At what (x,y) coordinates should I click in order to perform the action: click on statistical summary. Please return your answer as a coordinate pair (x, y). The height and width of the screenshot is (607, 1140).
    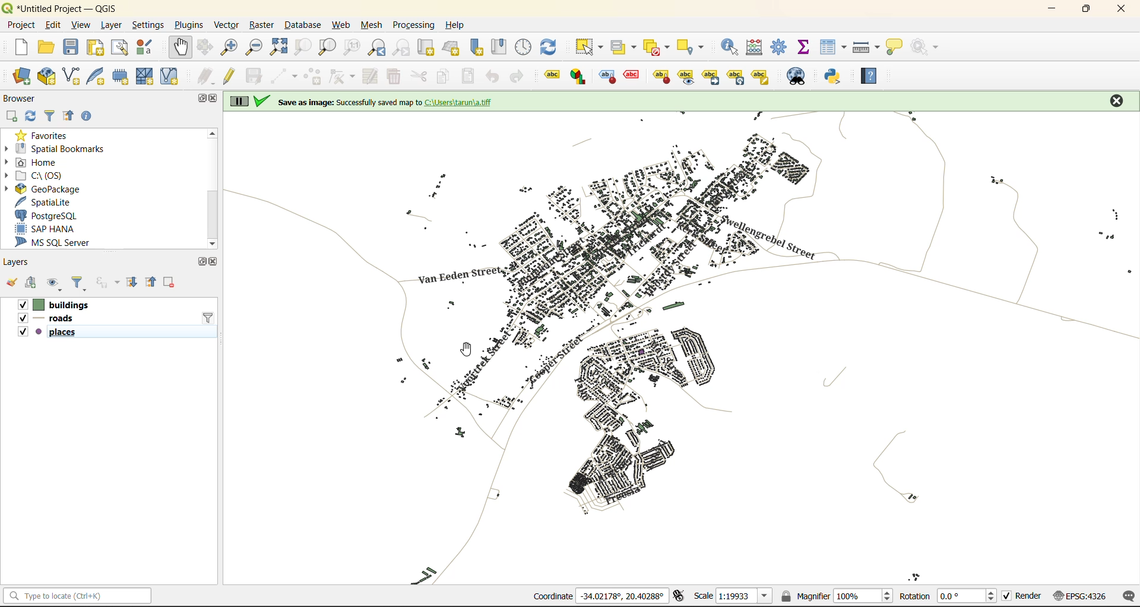
    Looking at the image, I should click on (804, 48).